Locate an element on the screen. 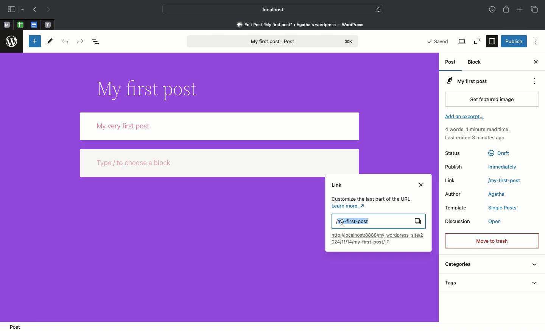 This screenshot has height=331, width=545. Block is located at coordinates (477, 62).